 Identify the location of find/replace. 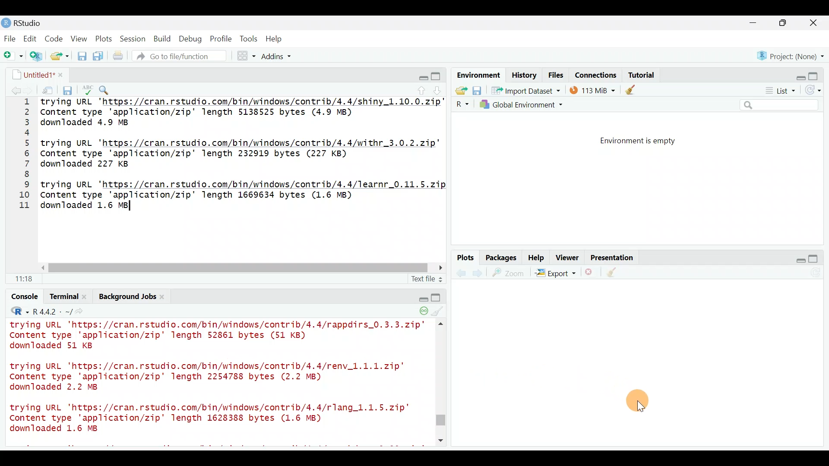
(104, 88).